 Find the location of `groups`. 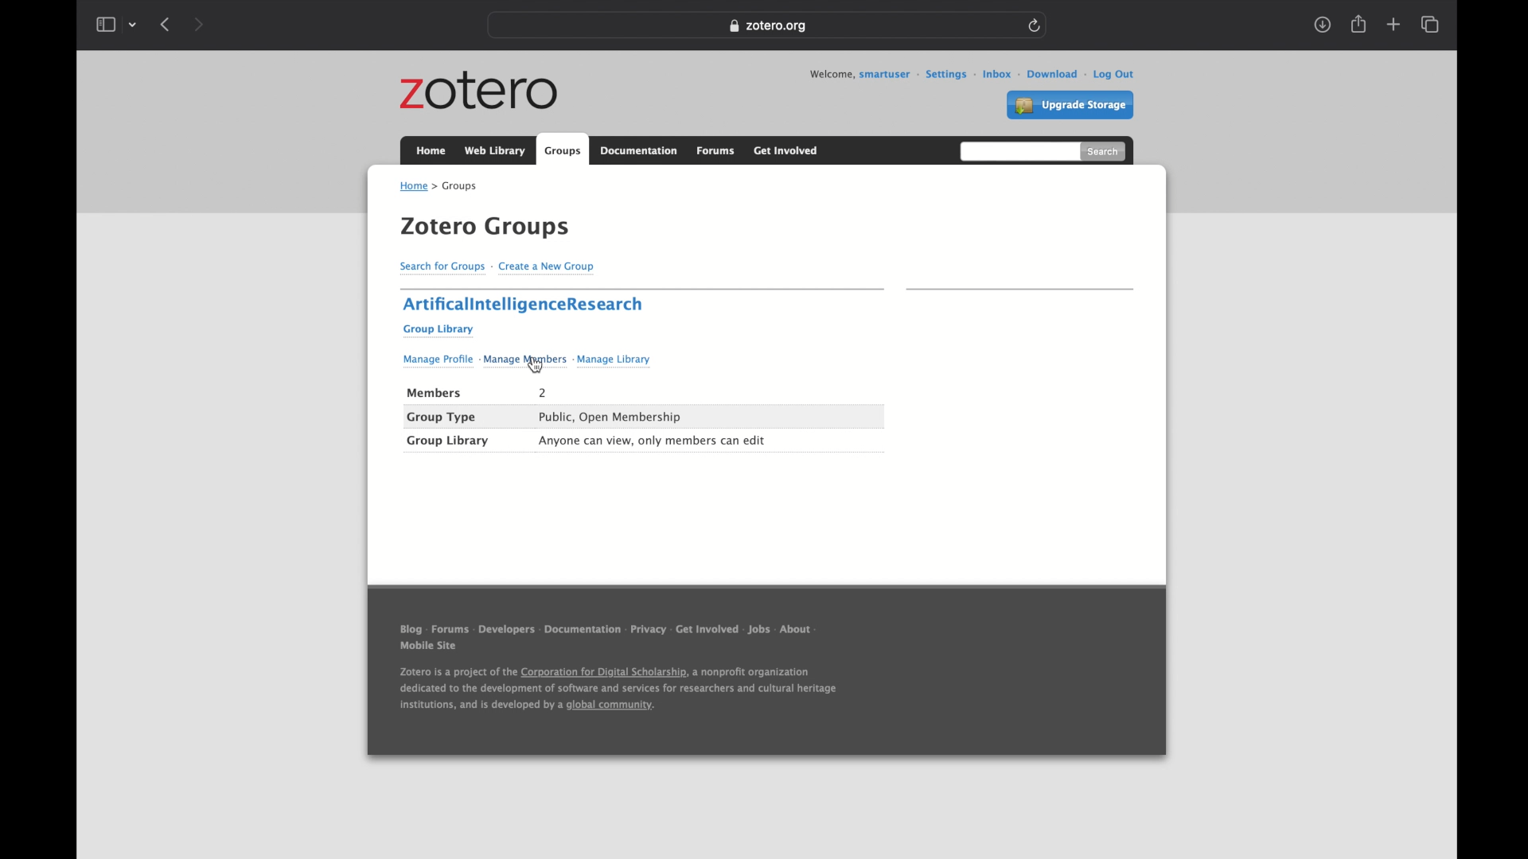

groups is located at coordinates (563, 149).